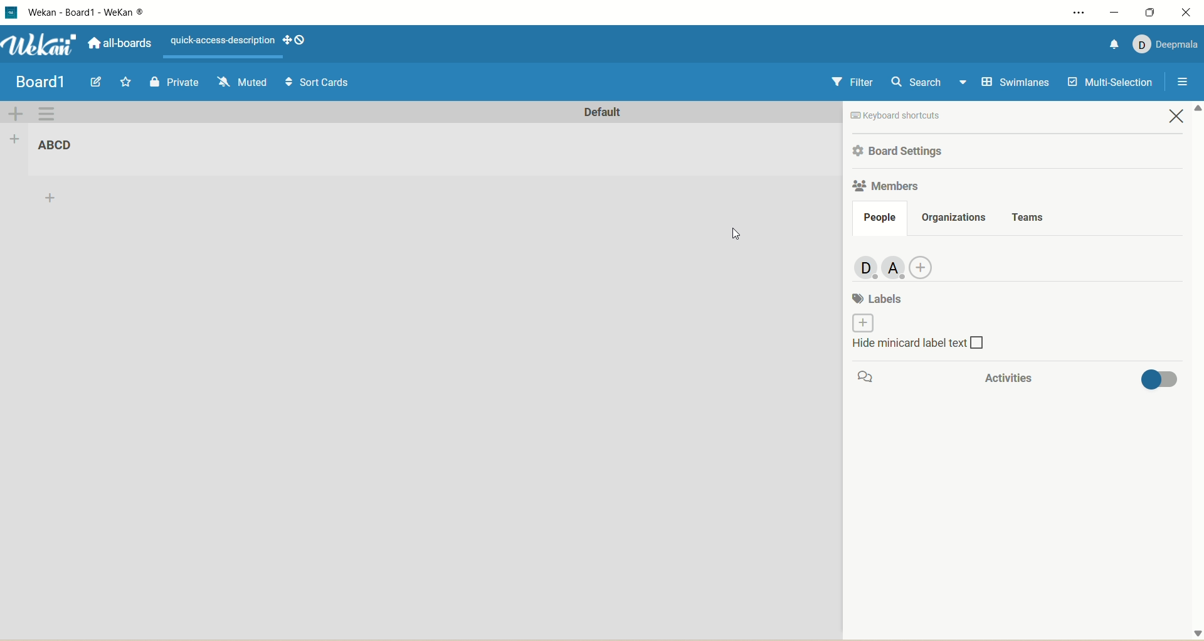 This screenshot has width=1204, height=641. I want to click on wekan-wekan, so click(86, 13).